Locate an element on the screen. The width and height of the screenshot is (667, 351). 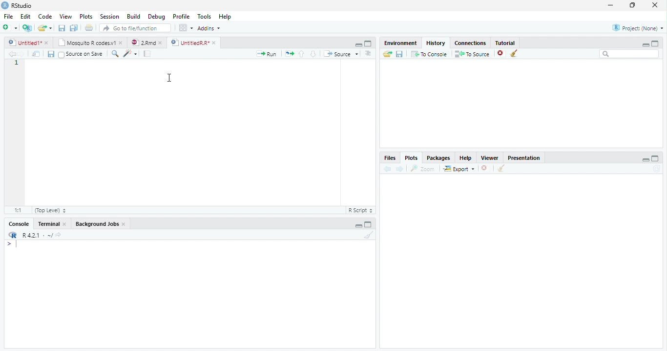
Print is located at coordinates (89, 28).